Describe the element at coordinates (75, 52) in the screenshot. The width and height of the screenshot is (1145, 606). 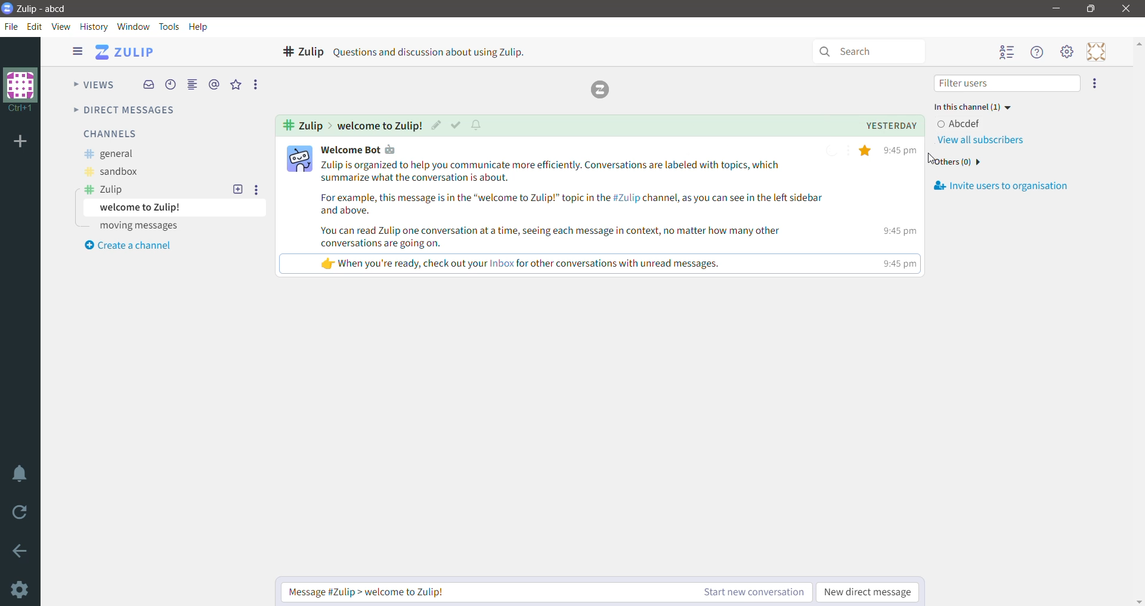
I see `Show/Hide left sidebar` at that location.